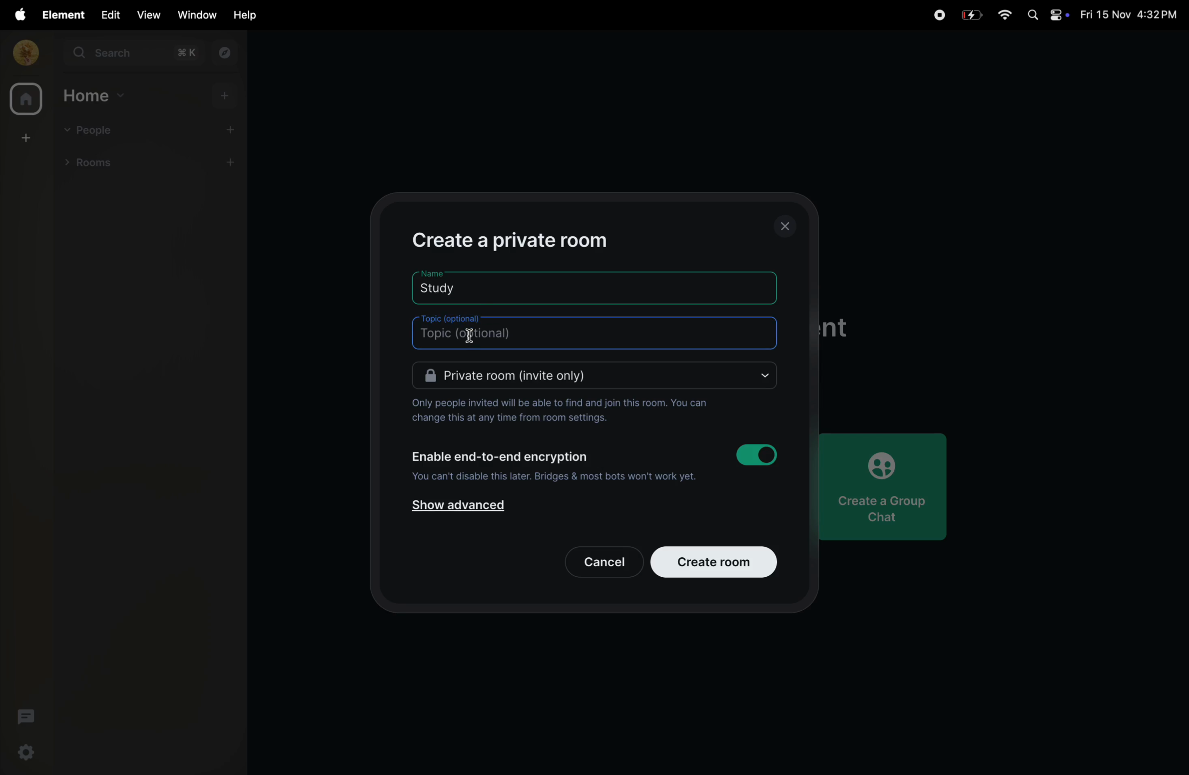 Image resolution: width=1189 pixels, height=775 pixels. What do you see at coordinates (24, 138) in the screenshot?
I see `create room` at bounding box center [24, 138].